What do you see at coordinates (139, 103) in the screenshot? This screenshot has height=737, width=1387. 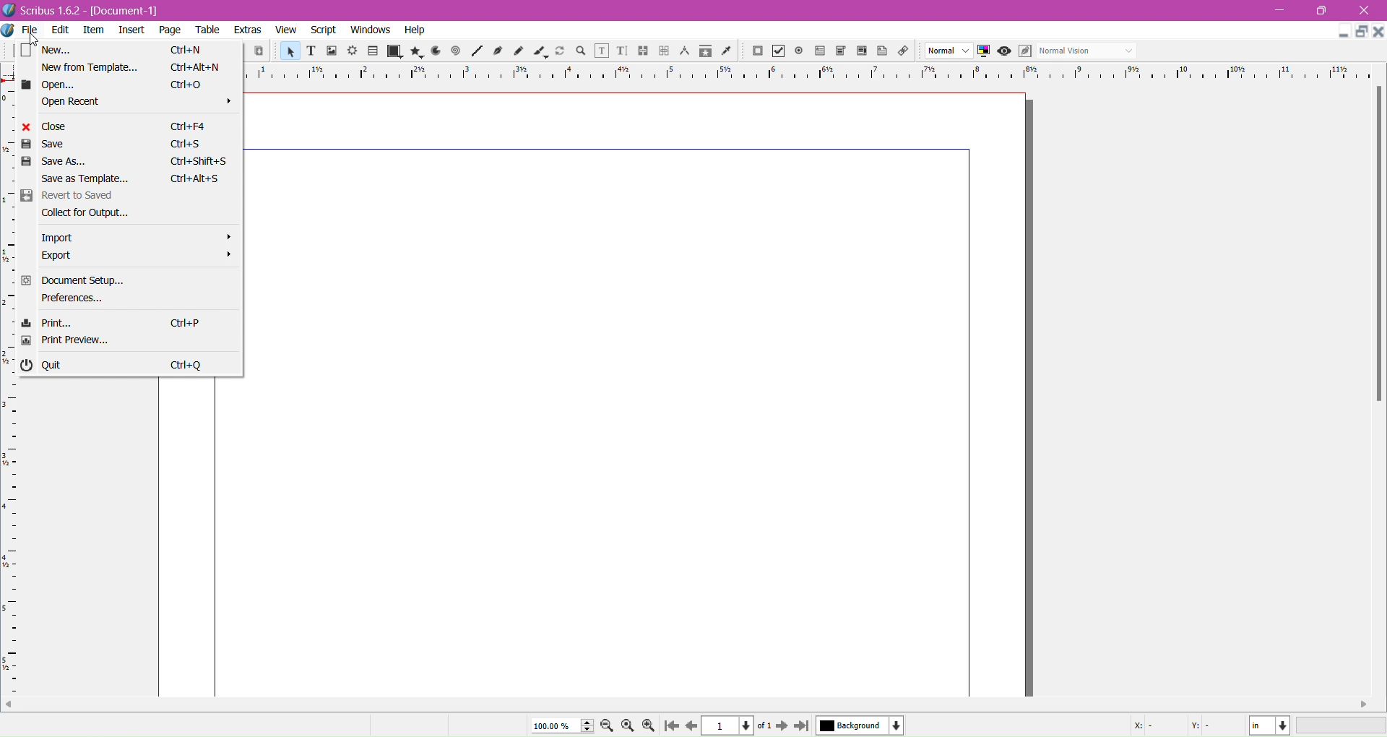 I see `Open Recent` at bounding box center [139, 103].